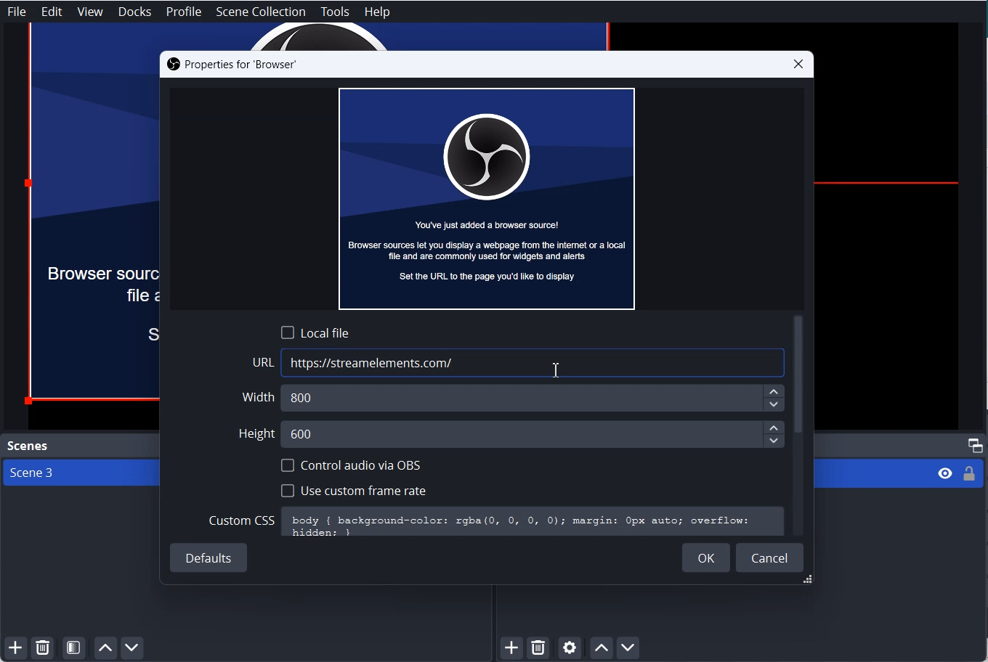 The image size is (988, 662). I want to click on (un)check Local File, so click(315, 332).